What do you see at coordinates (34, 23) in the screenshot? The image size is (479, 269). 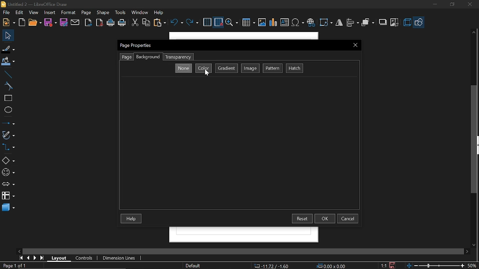 I see `Open` at bounding box center [34, 23].